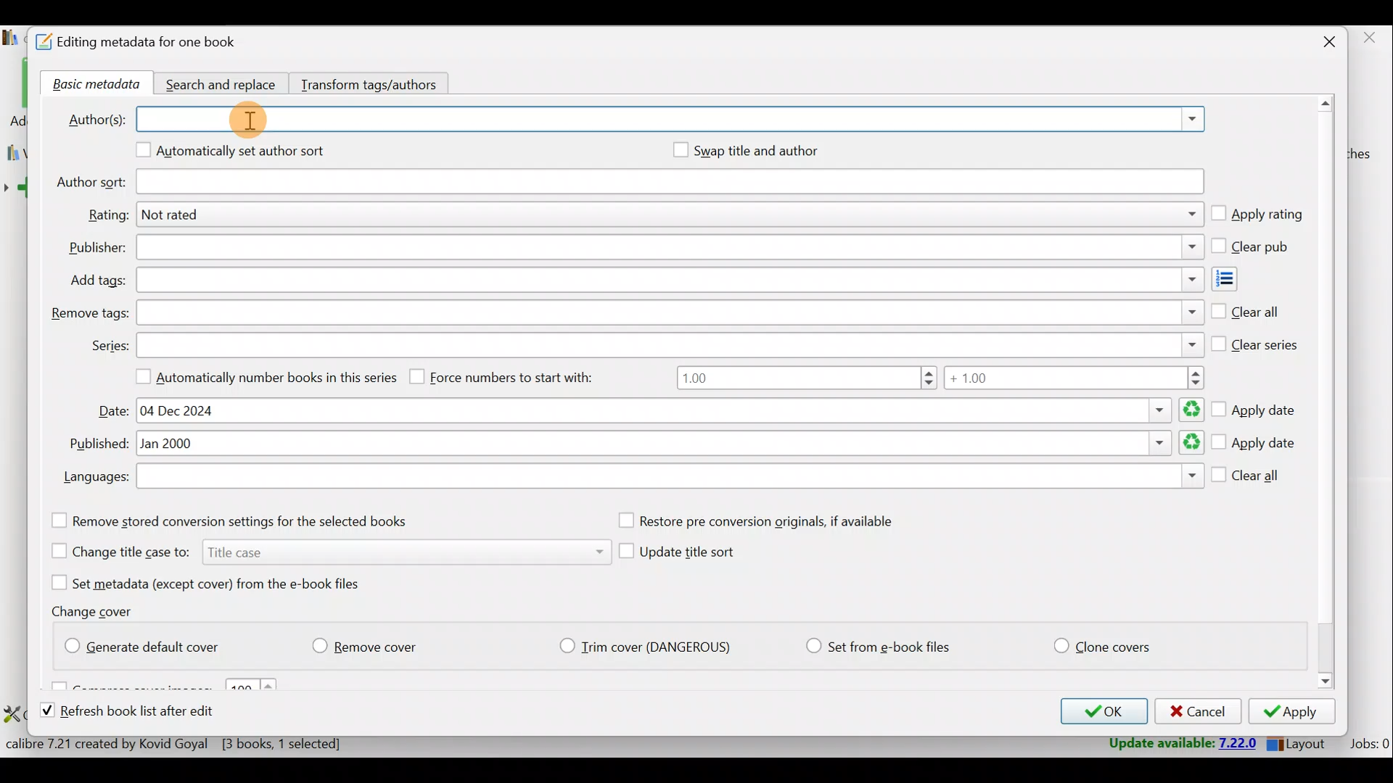 This screenshot has width=1393, height=783. What do you see at coordinates (96, 117) in the screenshot?
I see `Author(s):` at bounding box center [96, 117].